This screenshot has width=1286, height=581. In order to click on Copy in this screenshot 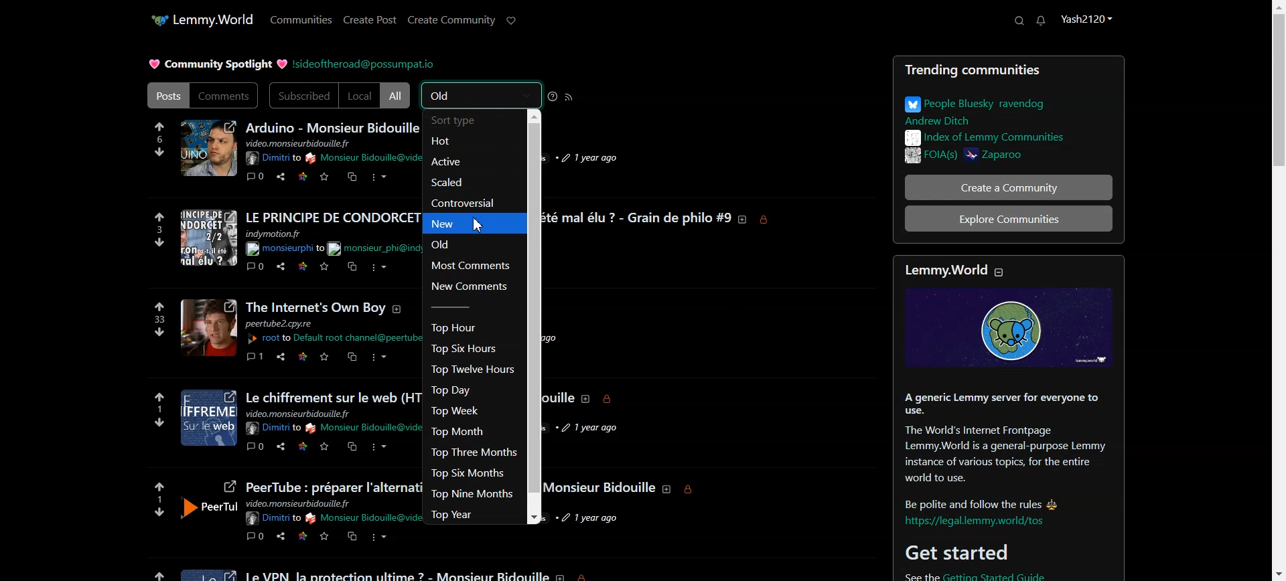, I will do `click(351, 177)`.